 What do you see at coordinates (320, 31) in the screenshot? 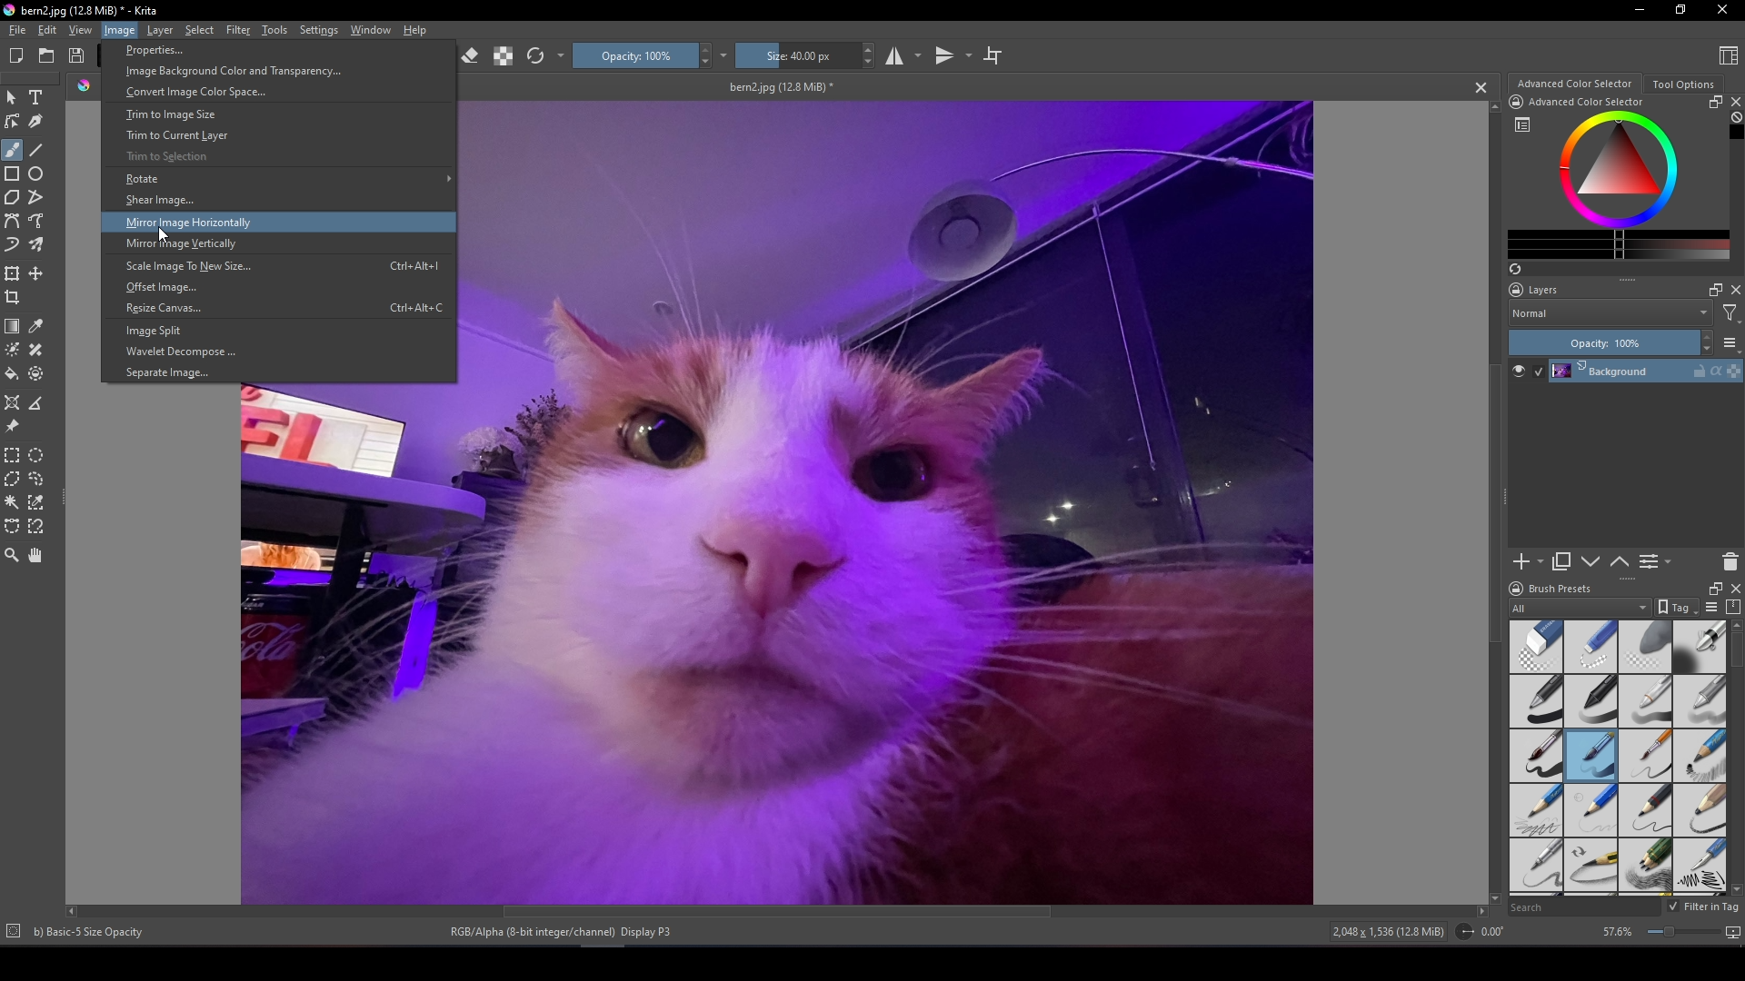
I see `Settings` at bounding box center [320, 31].